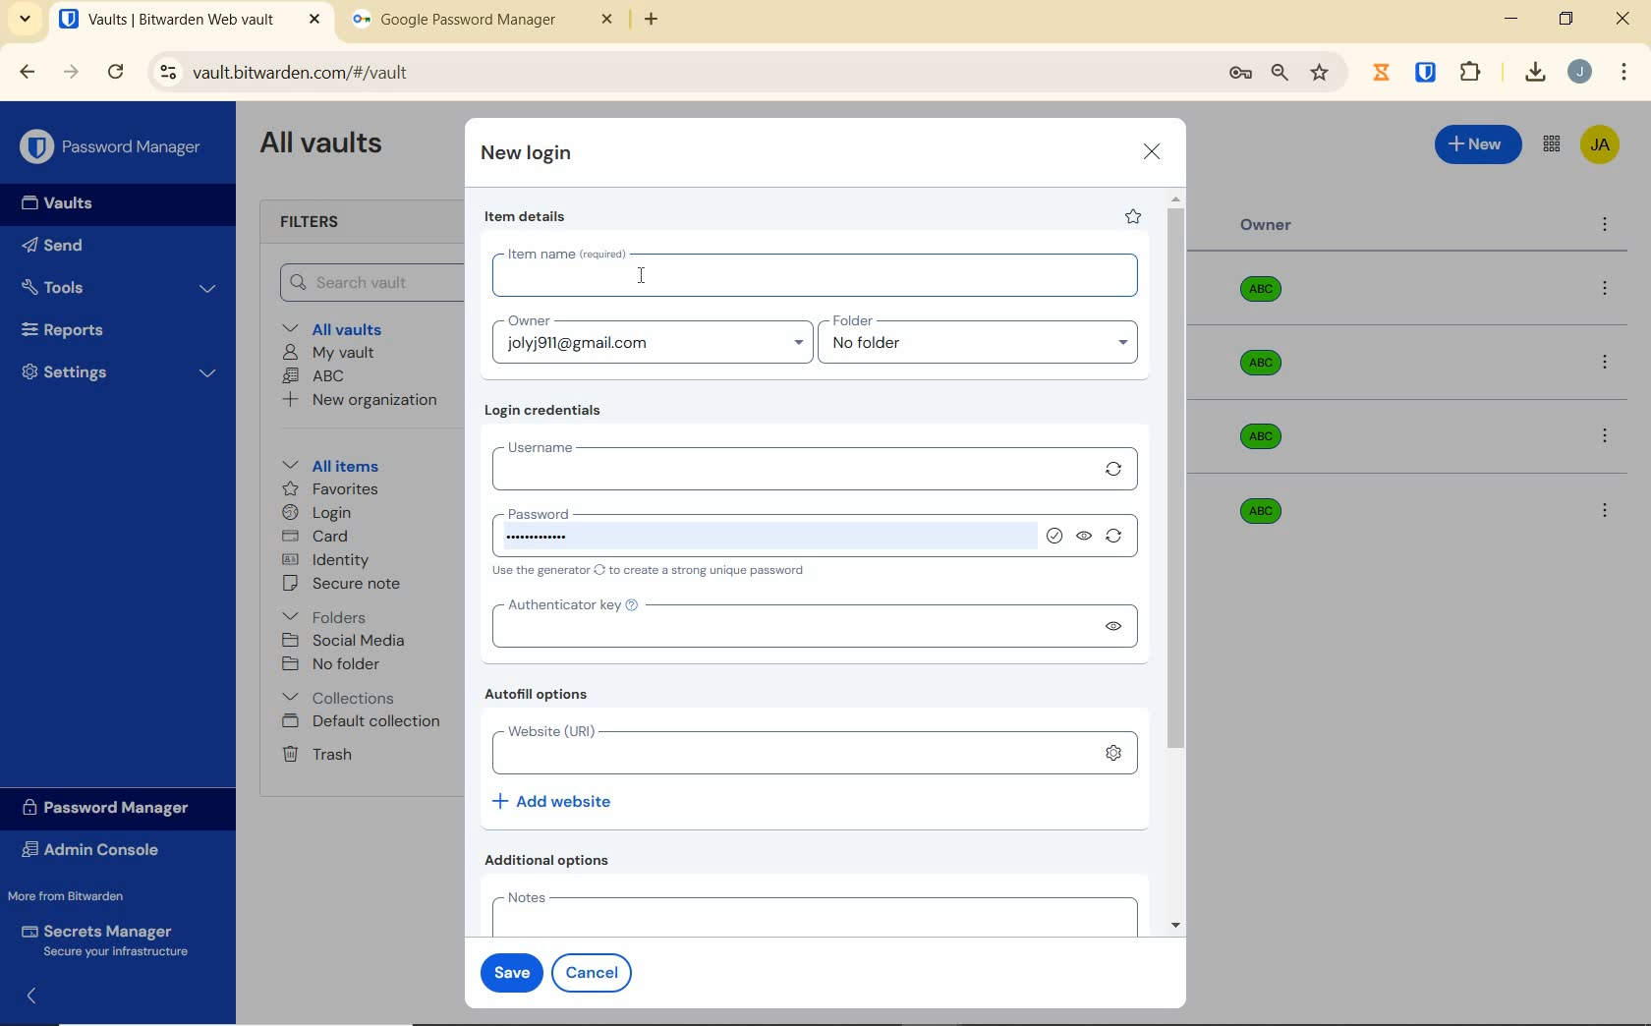 The image size is (1651, 1026). Describe the element at coordinates (314, 538) in the screenshot. I see `card` at that location.